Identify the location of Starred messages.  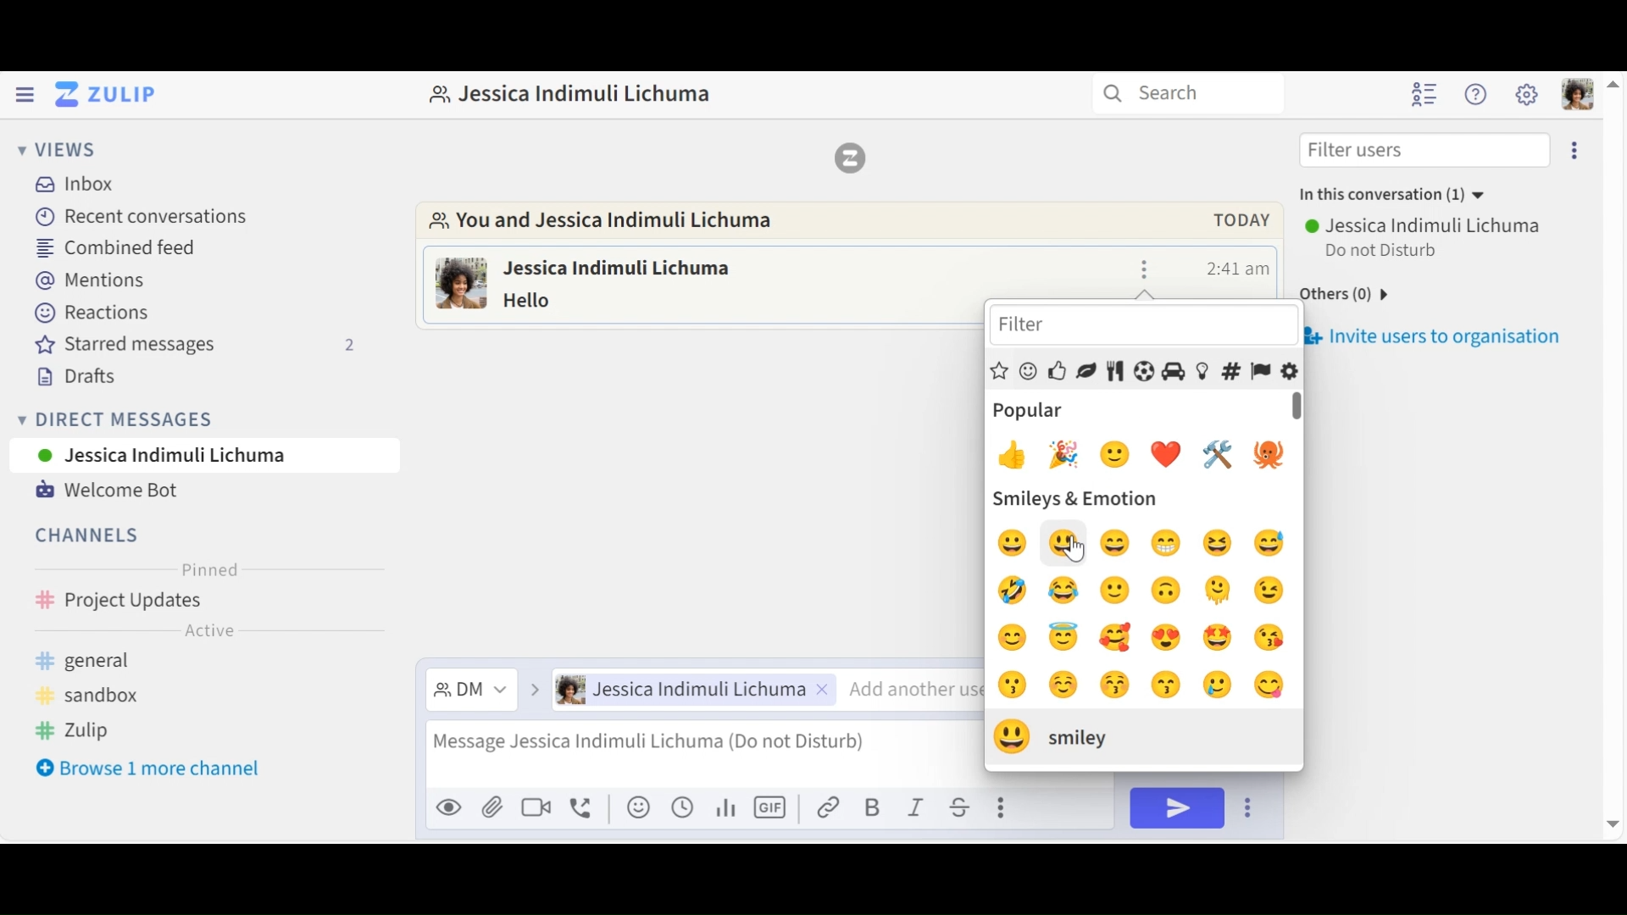
(197, 345).